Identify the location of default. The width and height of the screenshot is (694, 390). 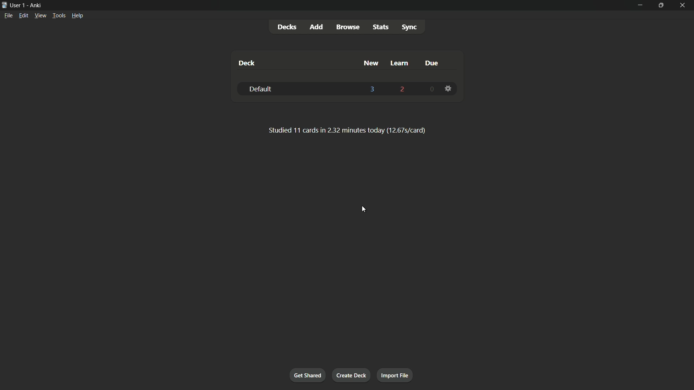
(261, 88).